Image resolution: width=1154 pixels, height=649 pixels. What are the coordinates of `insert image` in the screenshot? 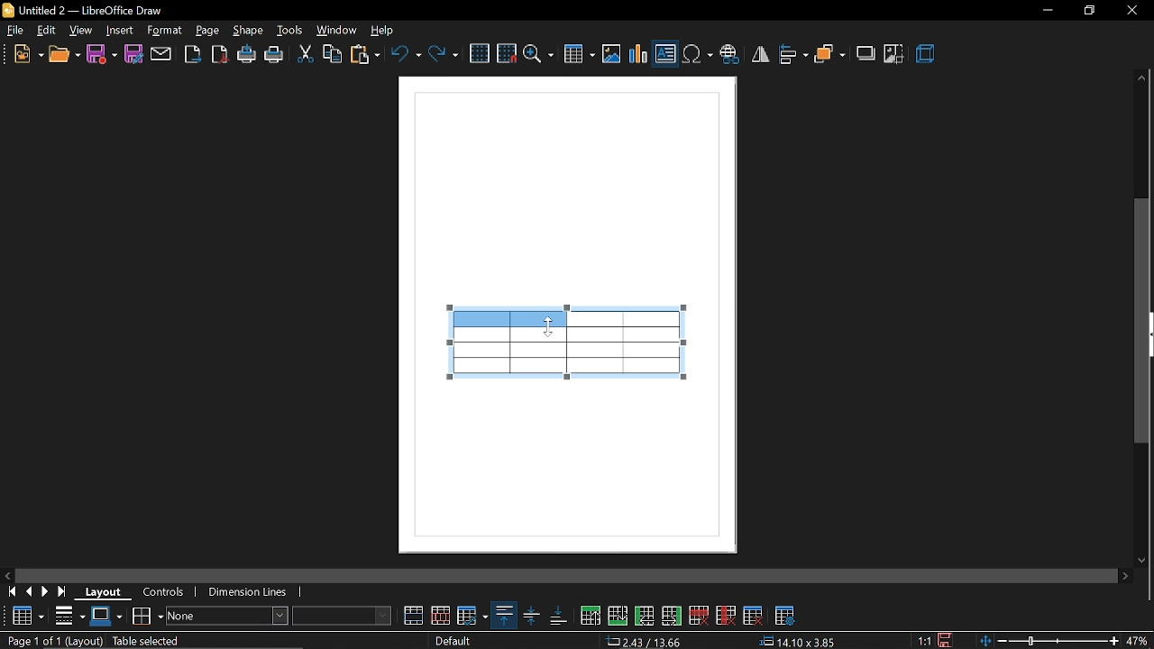 It's located at (610, 52).